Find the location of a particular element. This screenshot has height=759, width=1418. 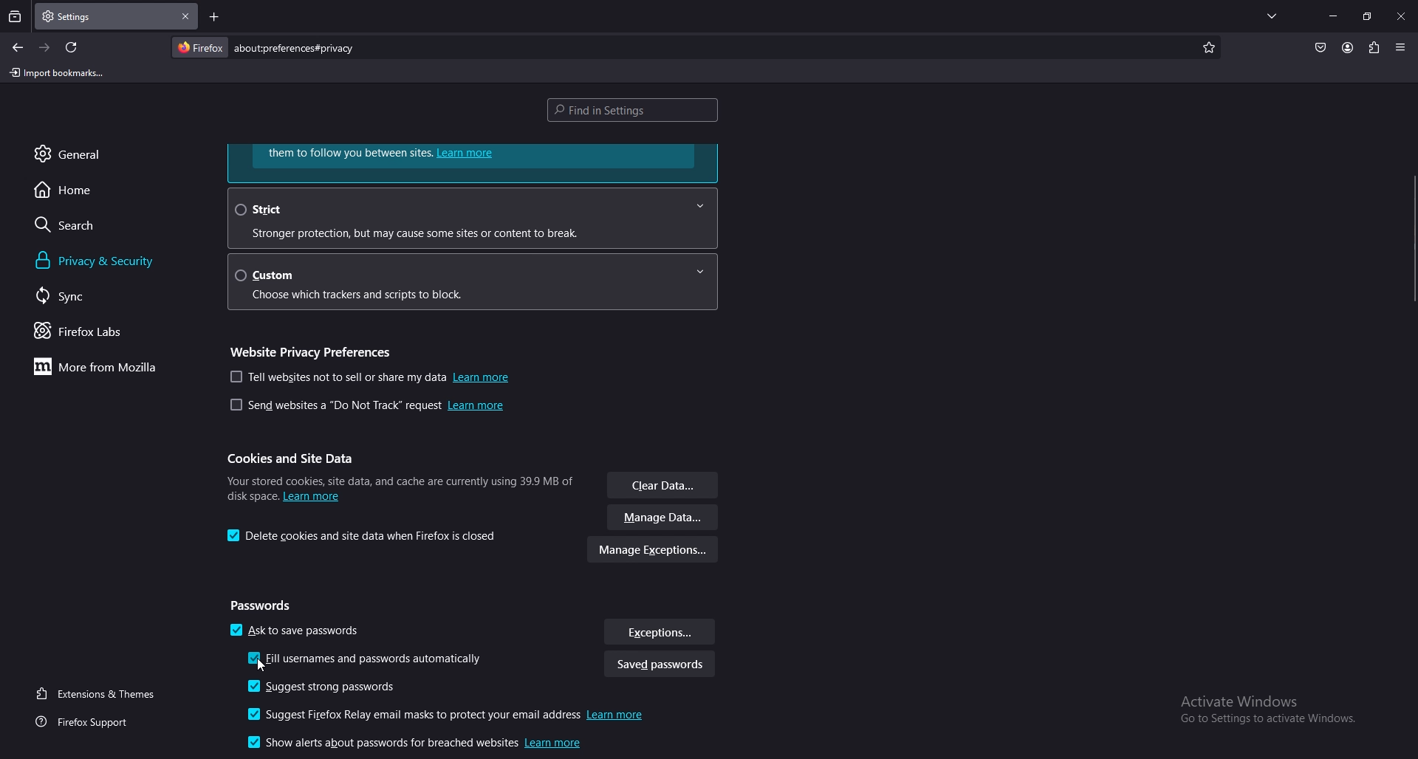

info is located at coordinates (399, 486).